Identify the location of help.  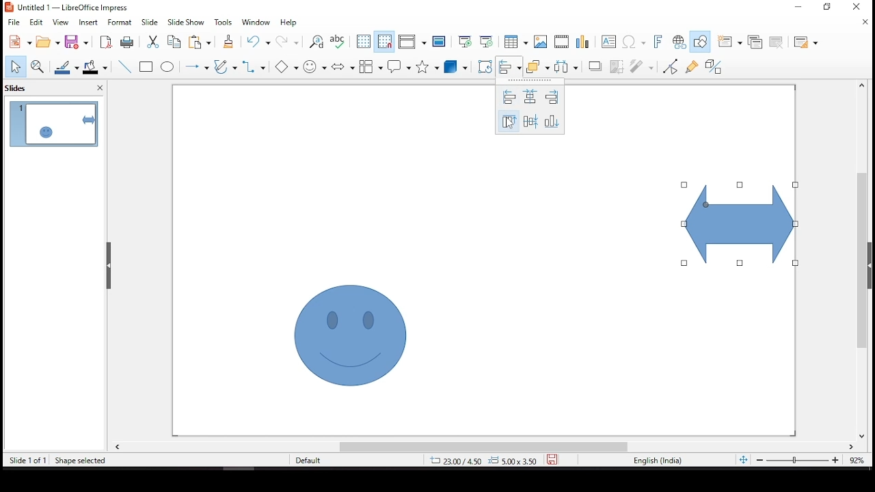
(289, 23).